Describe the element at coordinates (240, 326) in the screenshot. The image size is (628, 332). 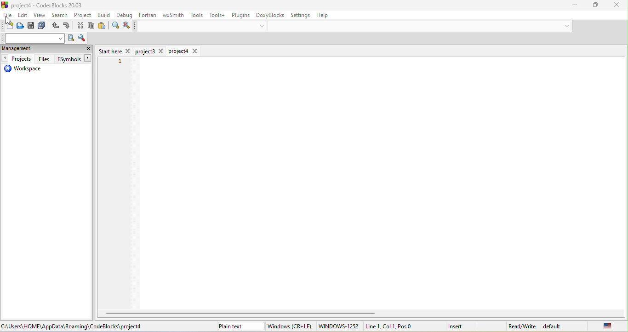
I see `plain text` at that location.